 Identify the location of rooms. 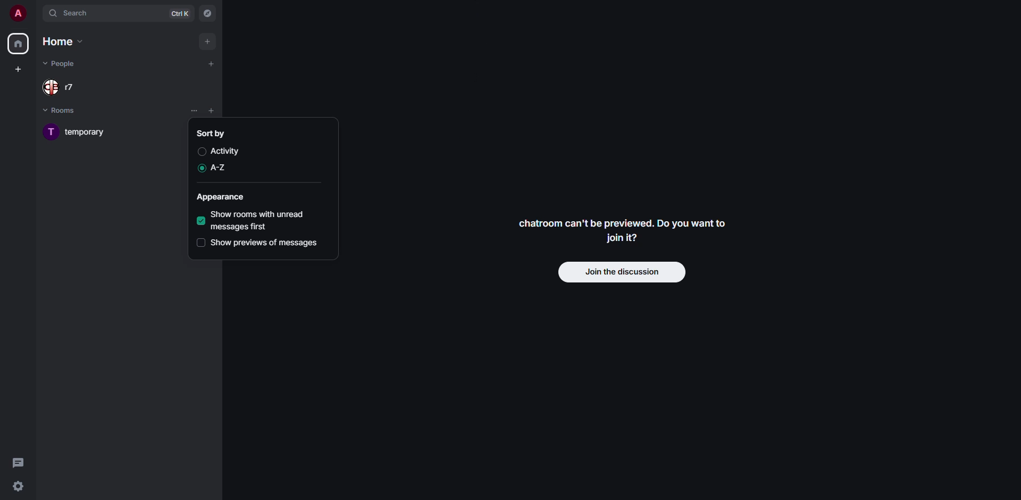
(61, 110).